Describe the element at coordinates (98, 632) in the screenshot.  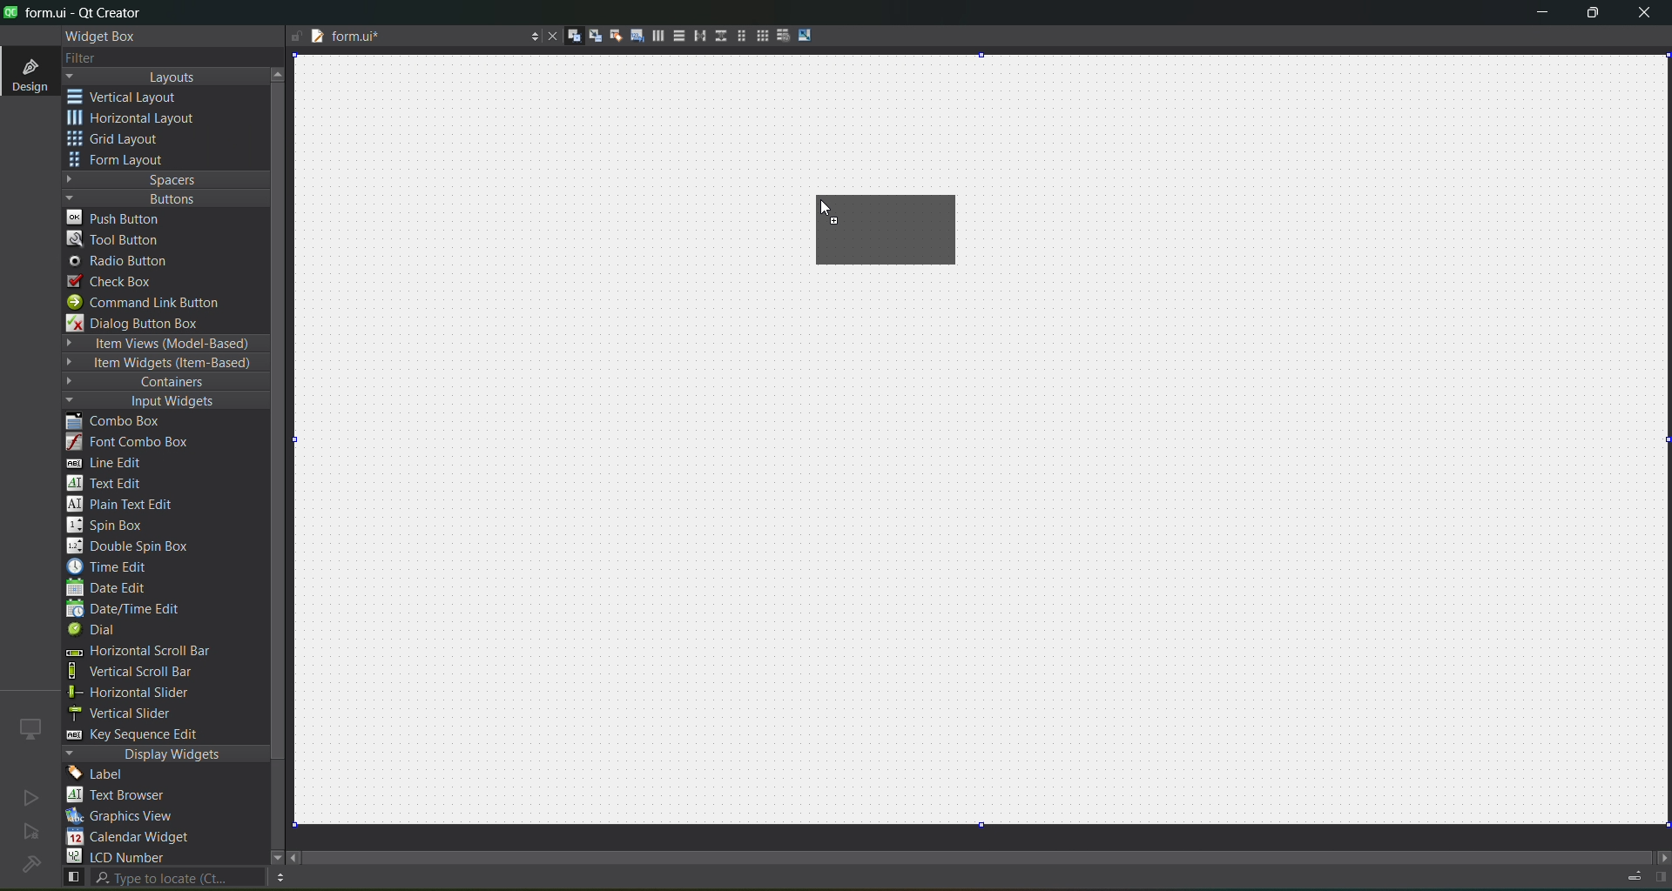
I see `dial` at that location.